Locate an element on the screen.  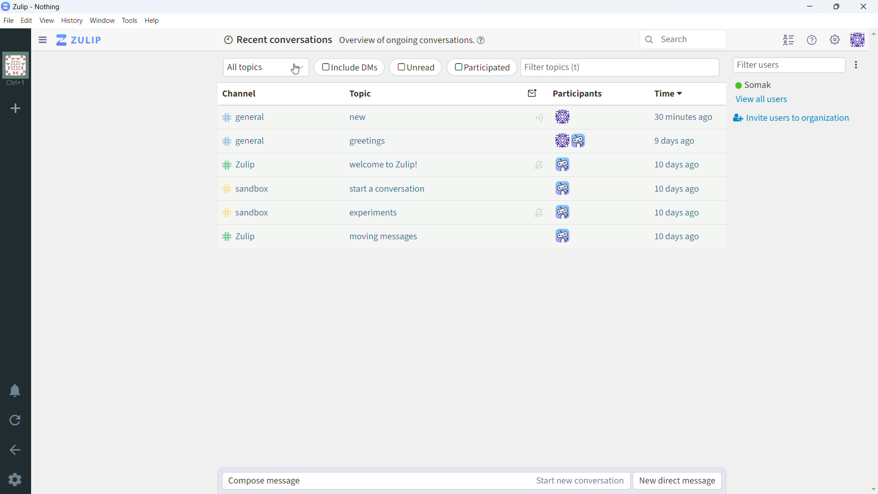
Zulip is located at coordinates (266, 236).